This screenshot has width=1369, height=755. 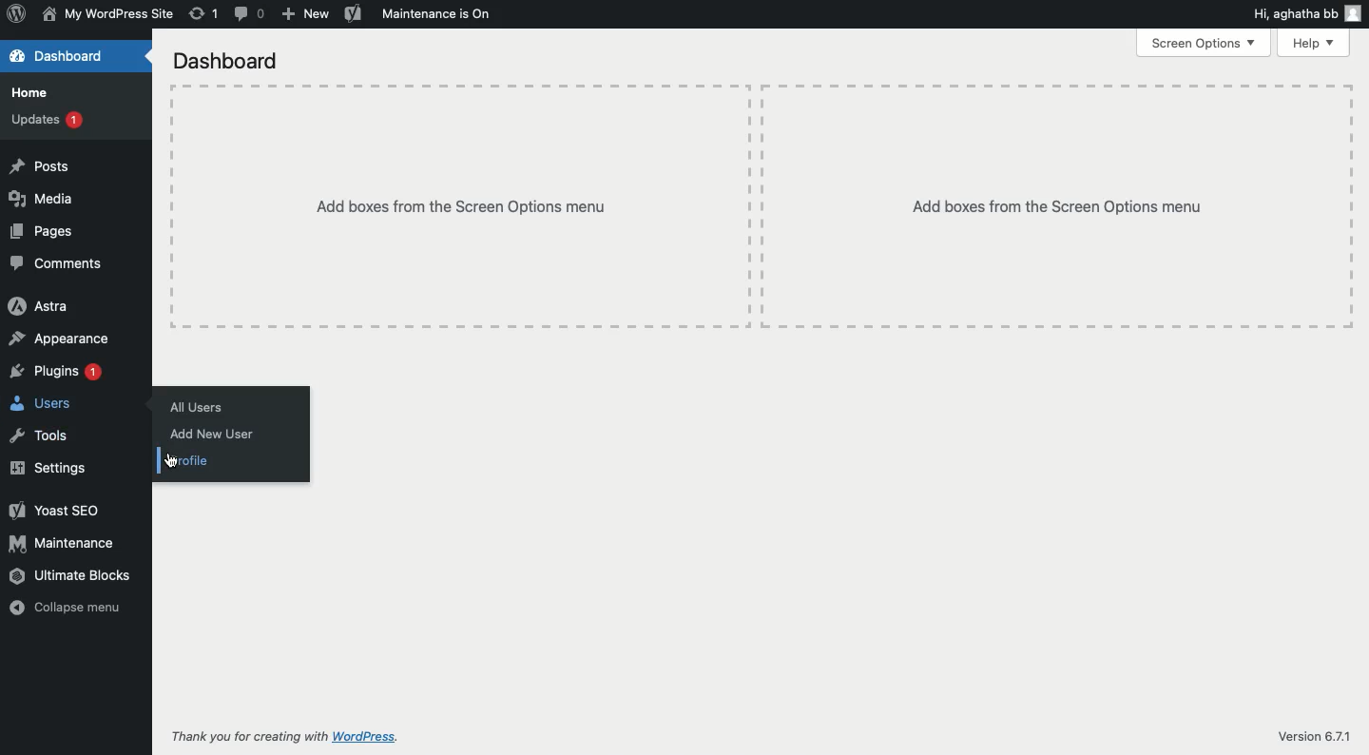 What do you see at coordinates (17, 16) in the screenshot?
I see `Logo` at bounding box center [17, 16].